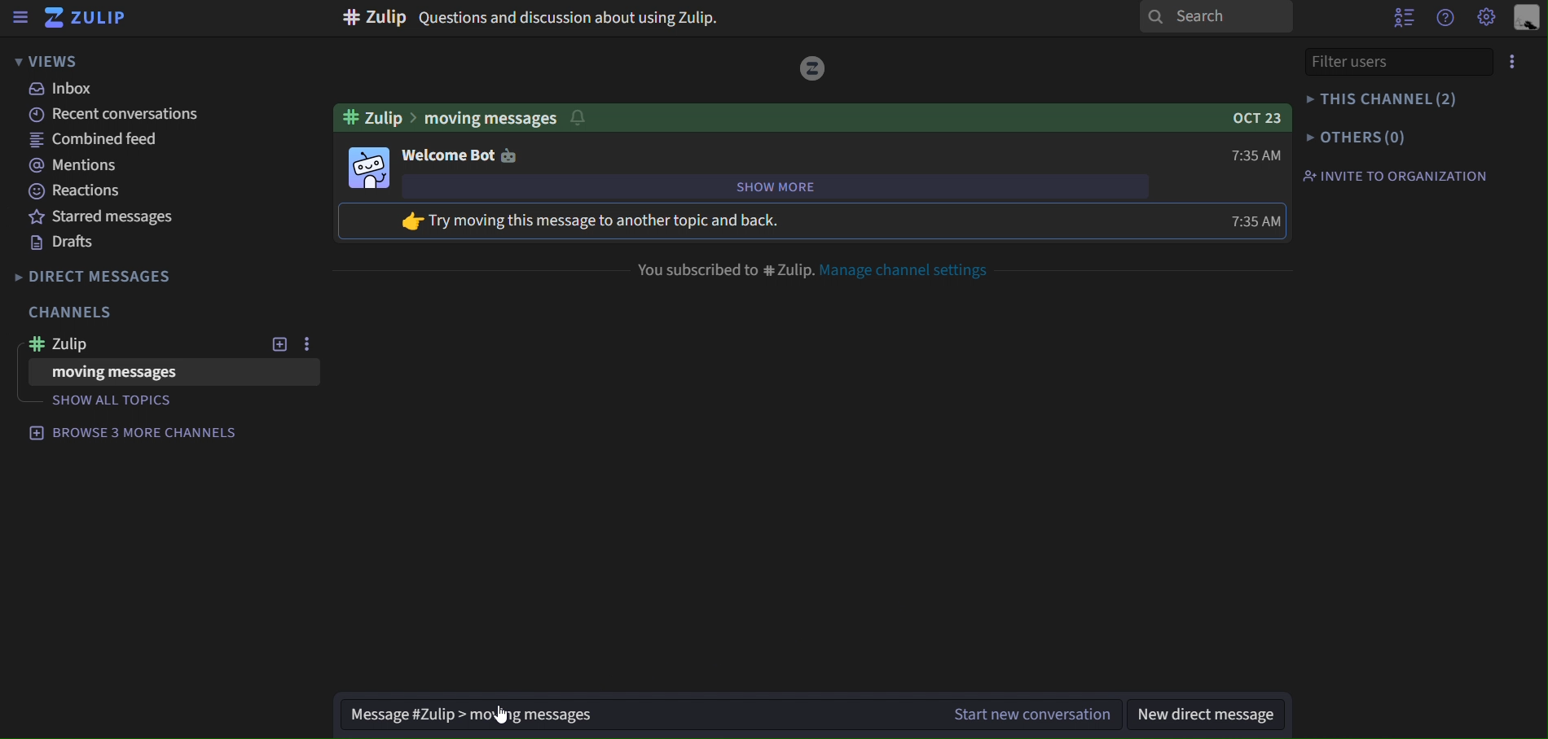 This screenshot has height=739, width=1548. What do you see at coordinates (1393, 61) in the screenshot?
I see `filter users` at bounding box center [1393, 61].